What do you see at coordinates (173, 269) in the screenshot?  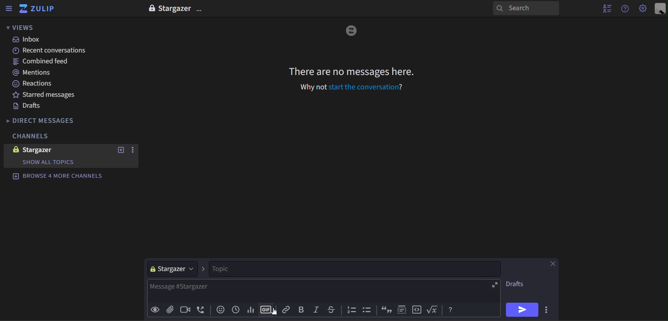 I see `stargazer` at bounding box center [173, 269].